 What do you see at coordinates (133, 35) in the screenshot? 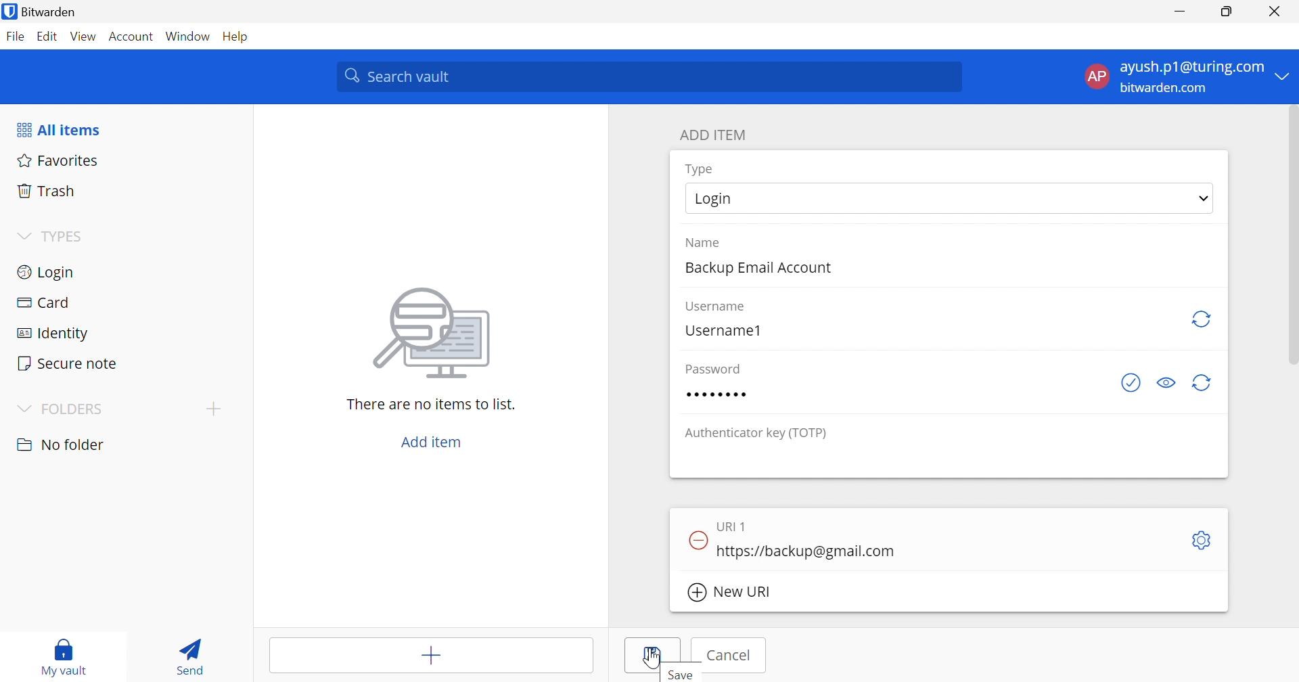
I see `Account` at bounding box center [133, 35].